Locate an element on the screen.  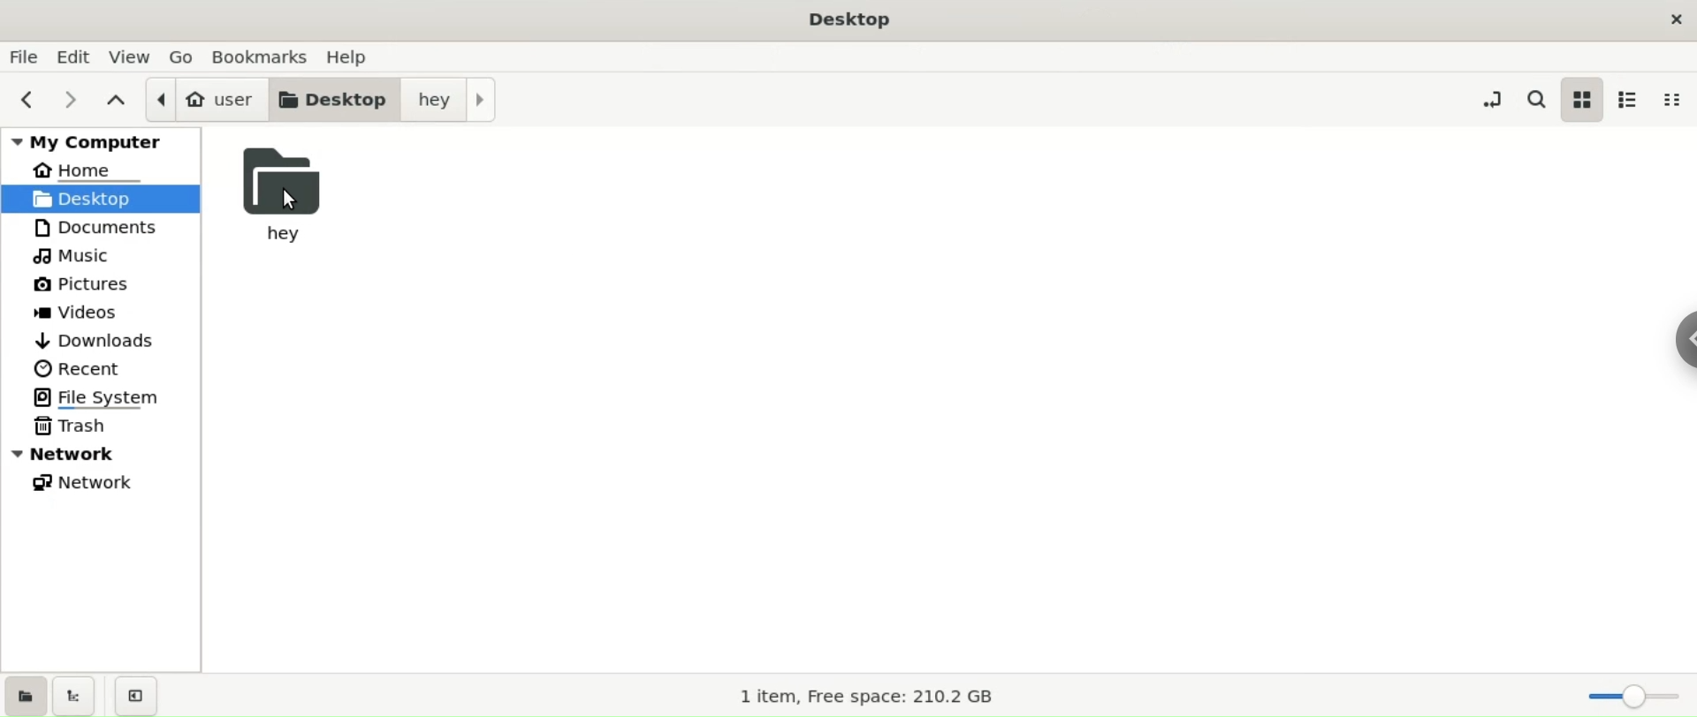
documents is located at coordinates (101, 227).